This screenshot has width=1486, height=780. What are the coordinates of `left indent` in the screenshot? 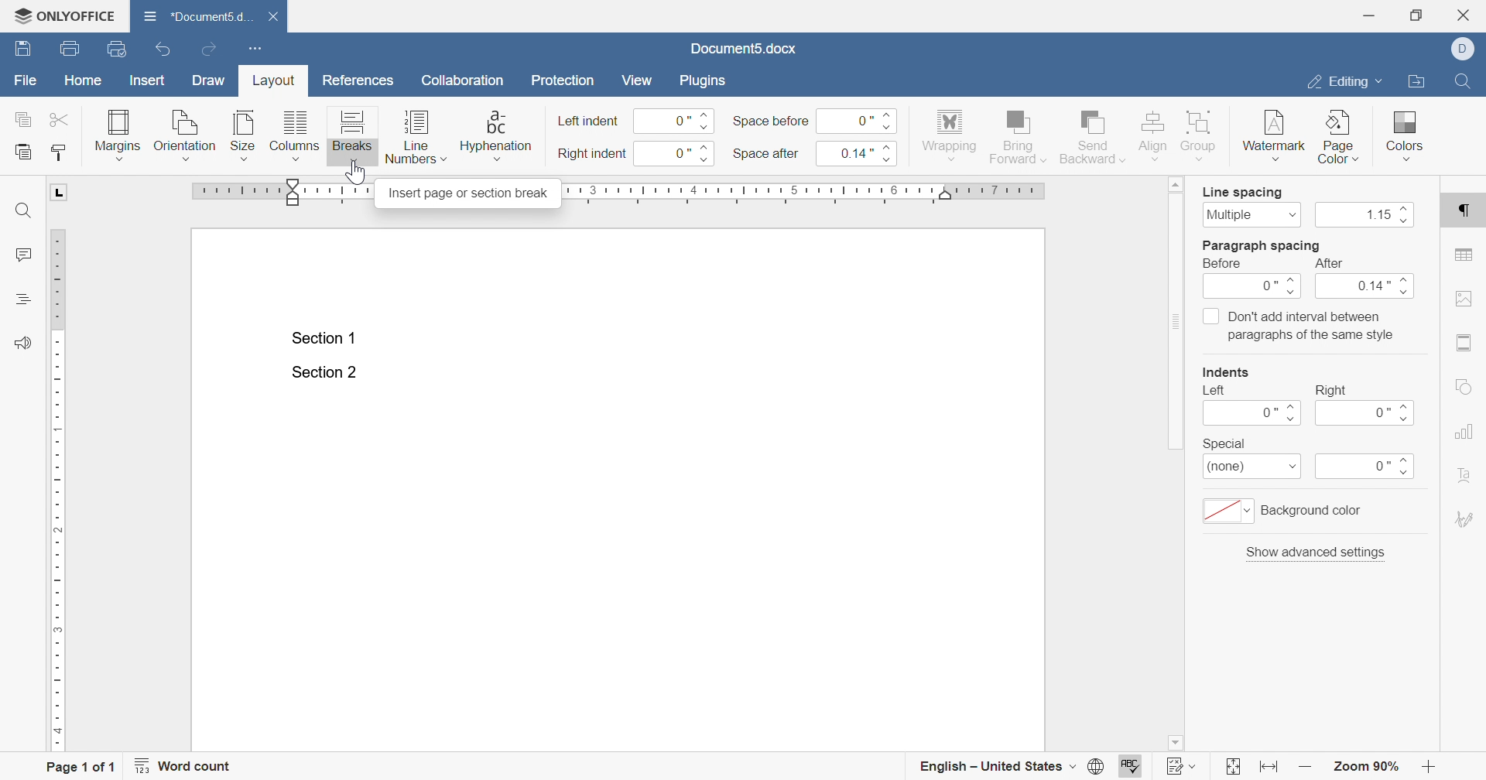 It's located at (590, 121).